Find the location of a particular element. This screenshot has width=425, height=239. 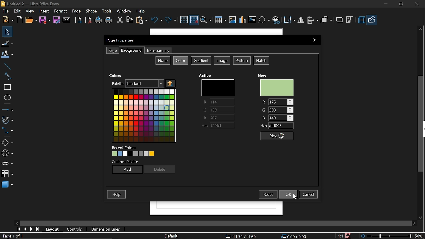

Custom Palette is located at coordinates (126, 162).